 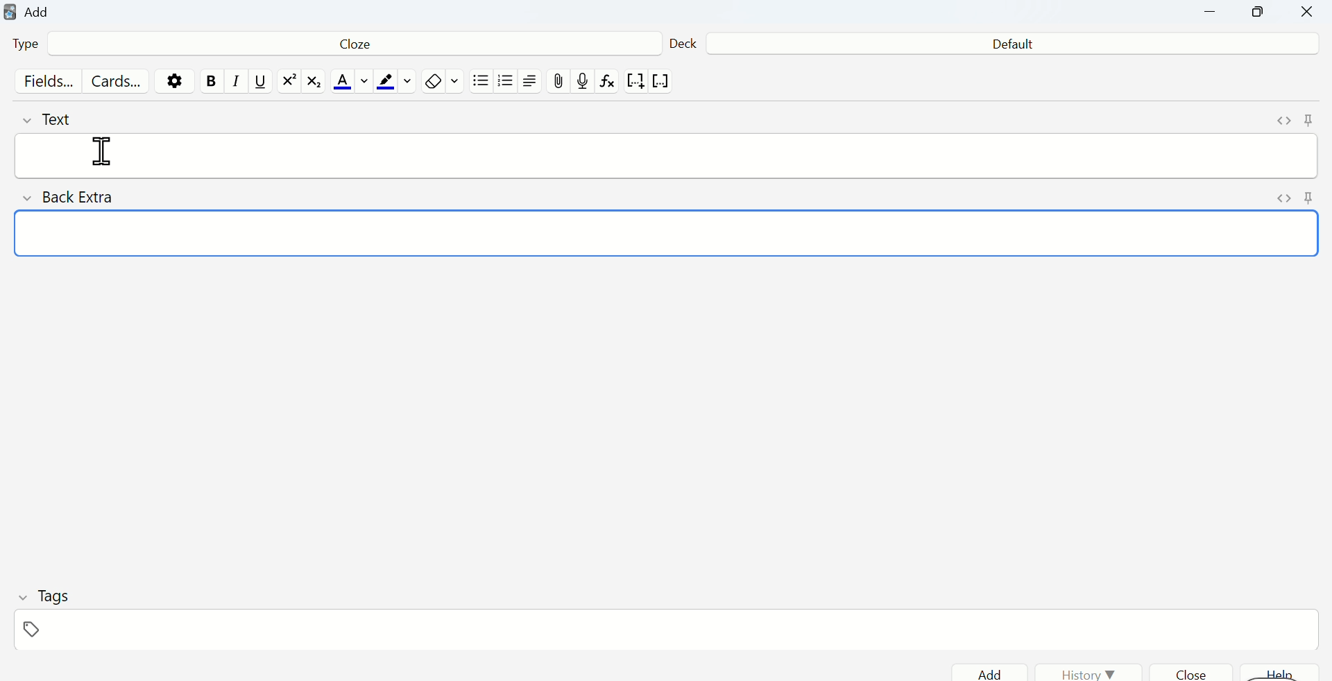 I want to click on Minimize, so click(x=1212, y=13).